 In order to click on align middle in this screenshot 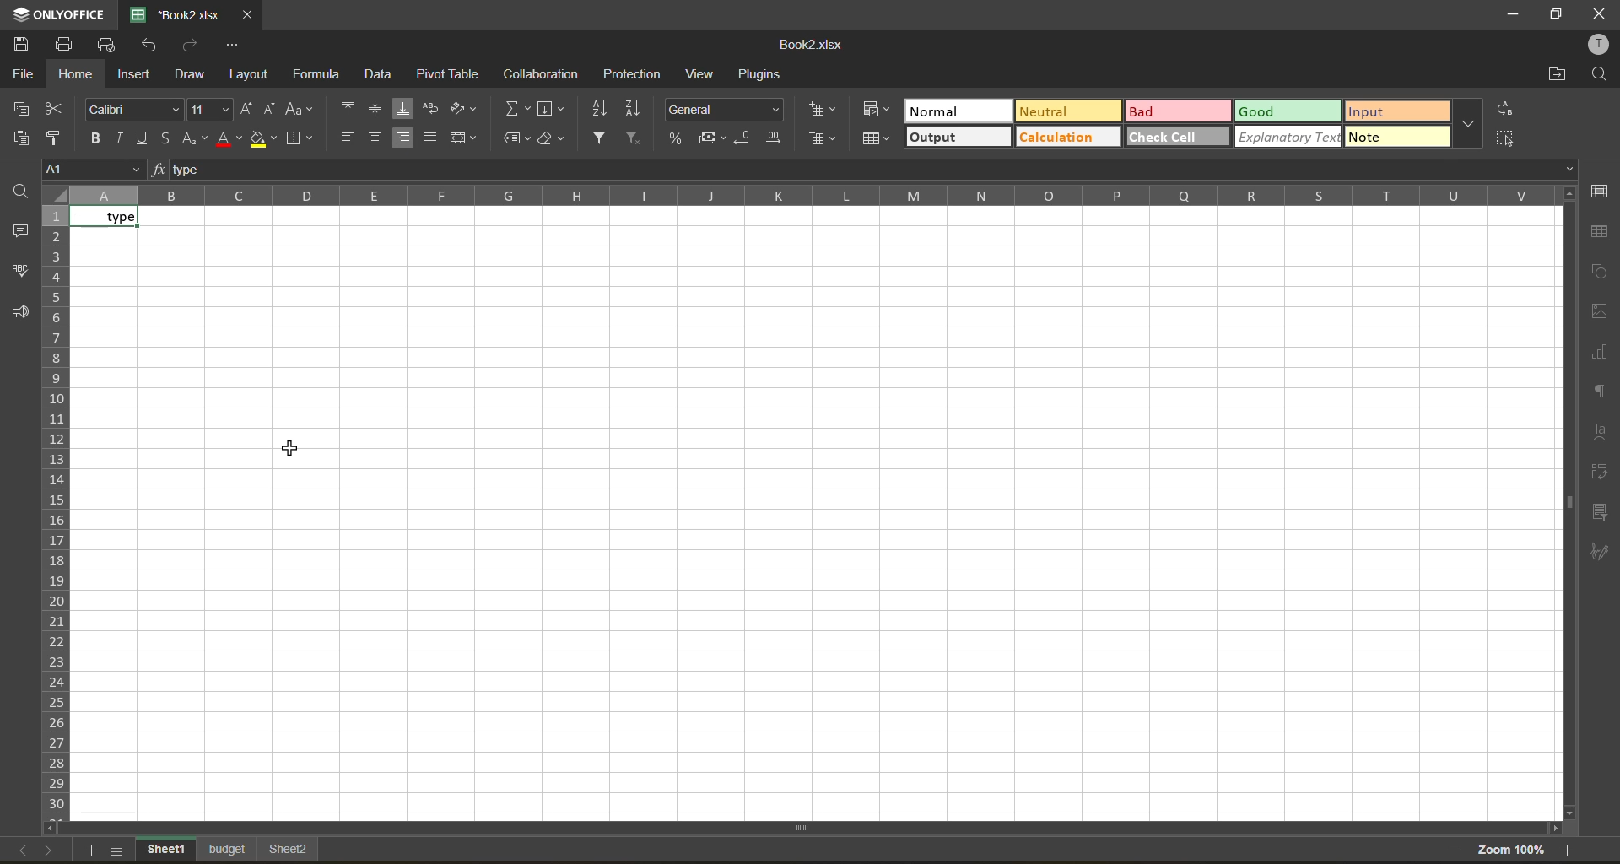, I will do `click(377, 140)`.